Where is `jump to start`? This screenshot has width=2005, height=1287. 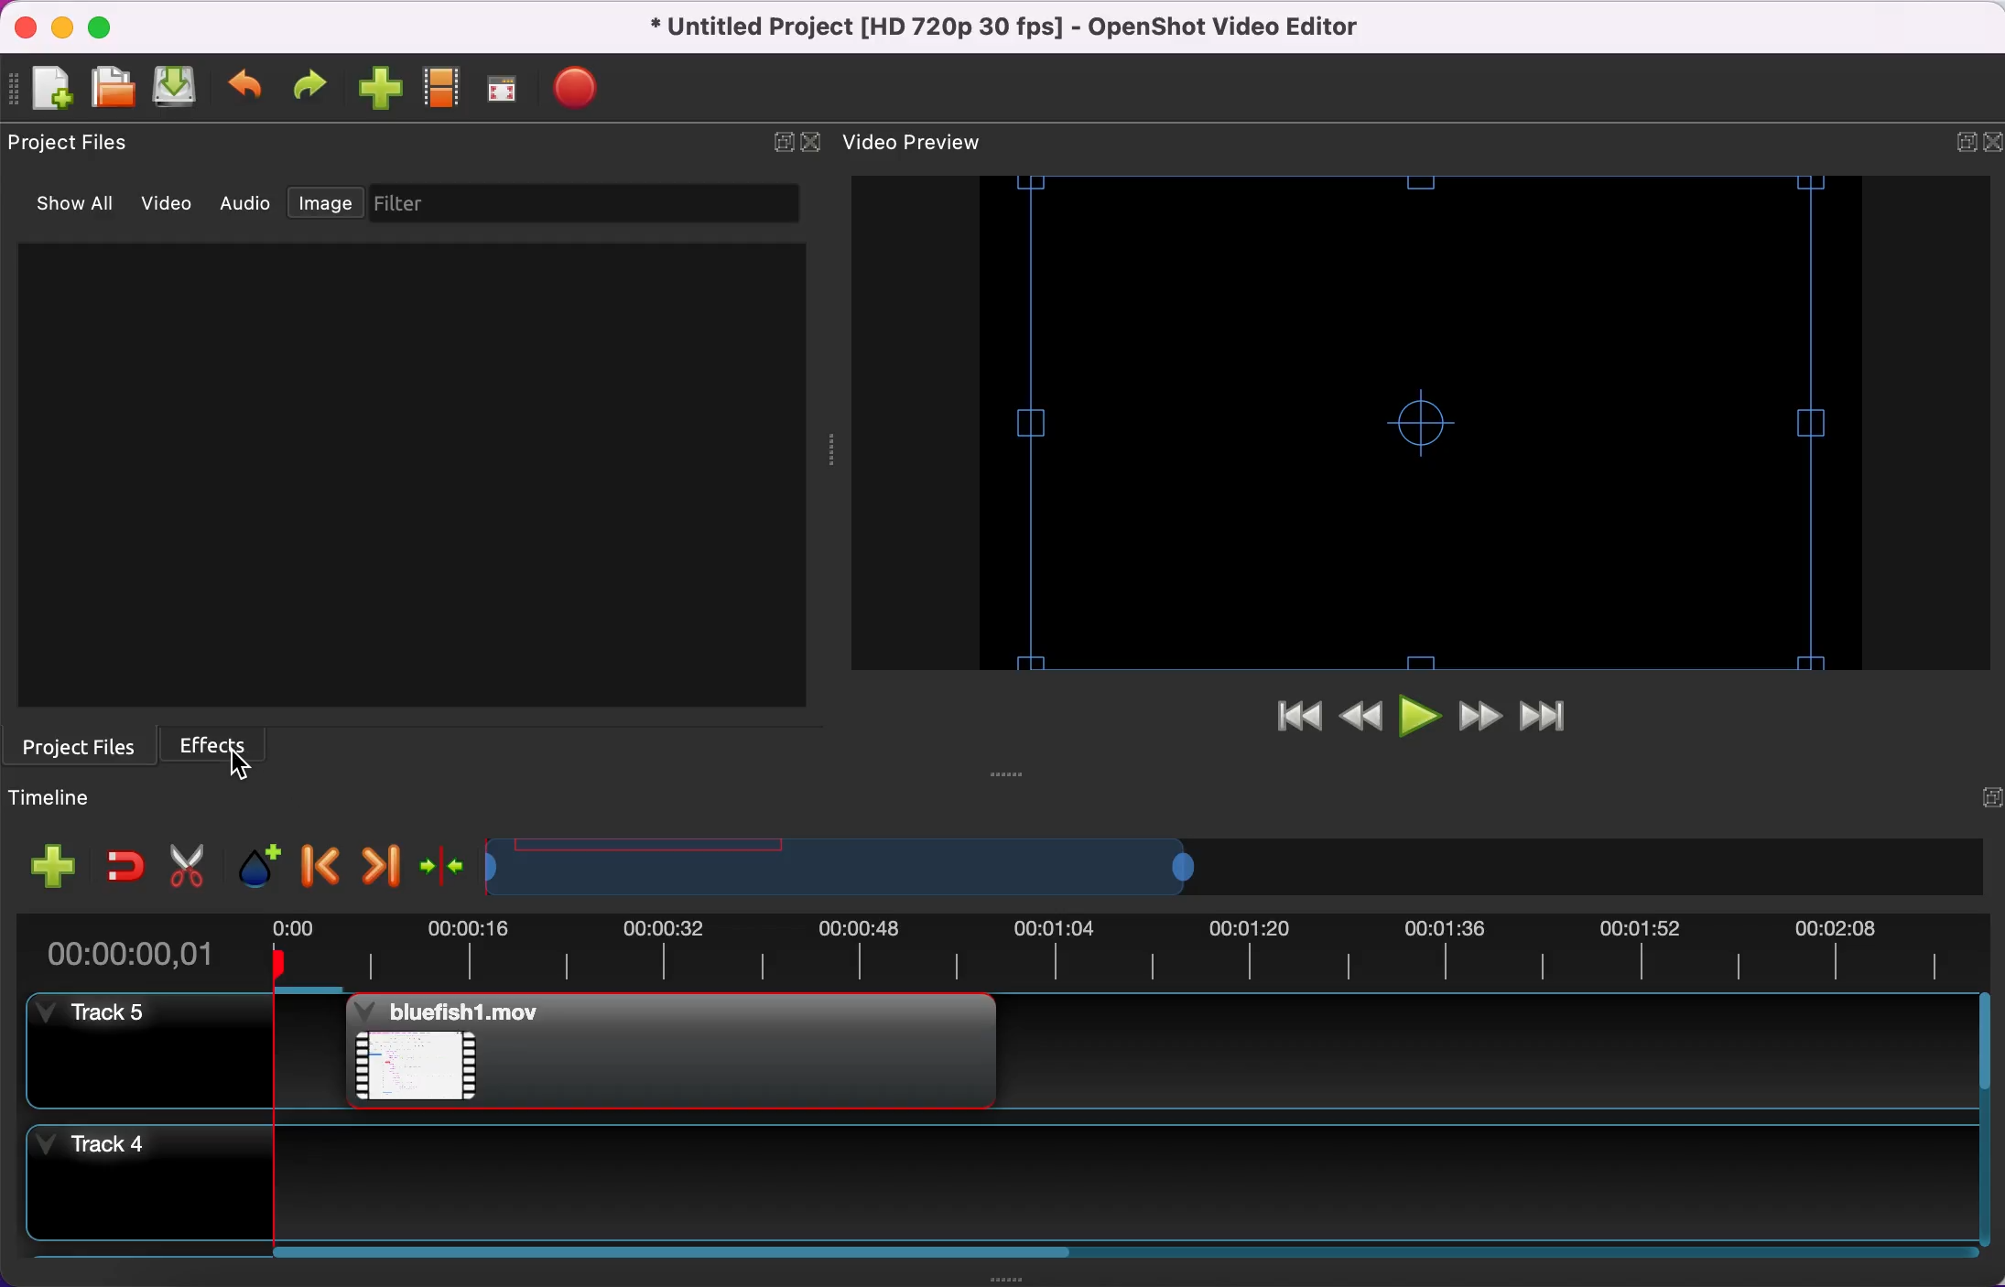
jump to start is located at coordinates (1287, 719).